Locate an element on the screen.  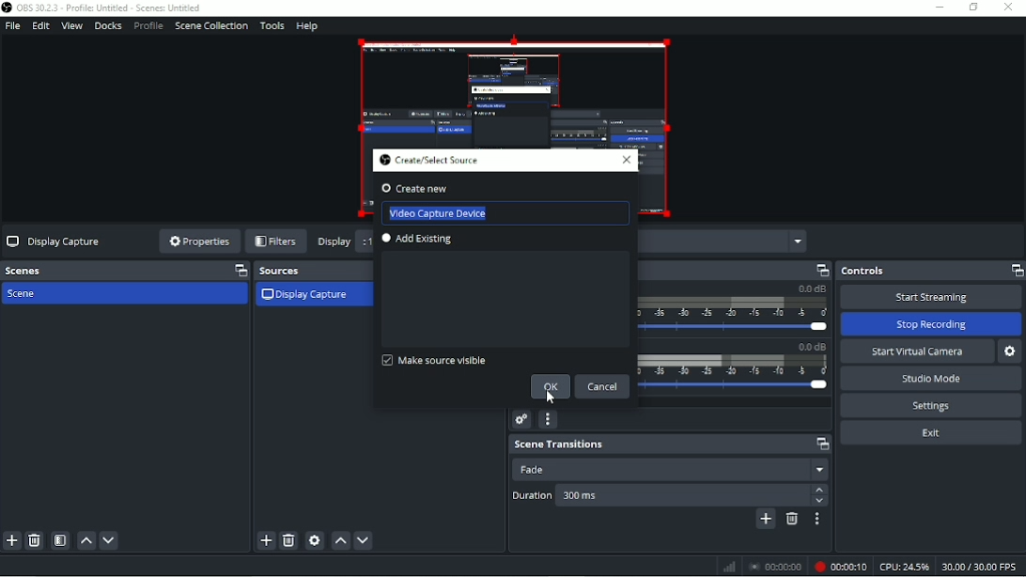
Exit is located at coordinates (931, 432).